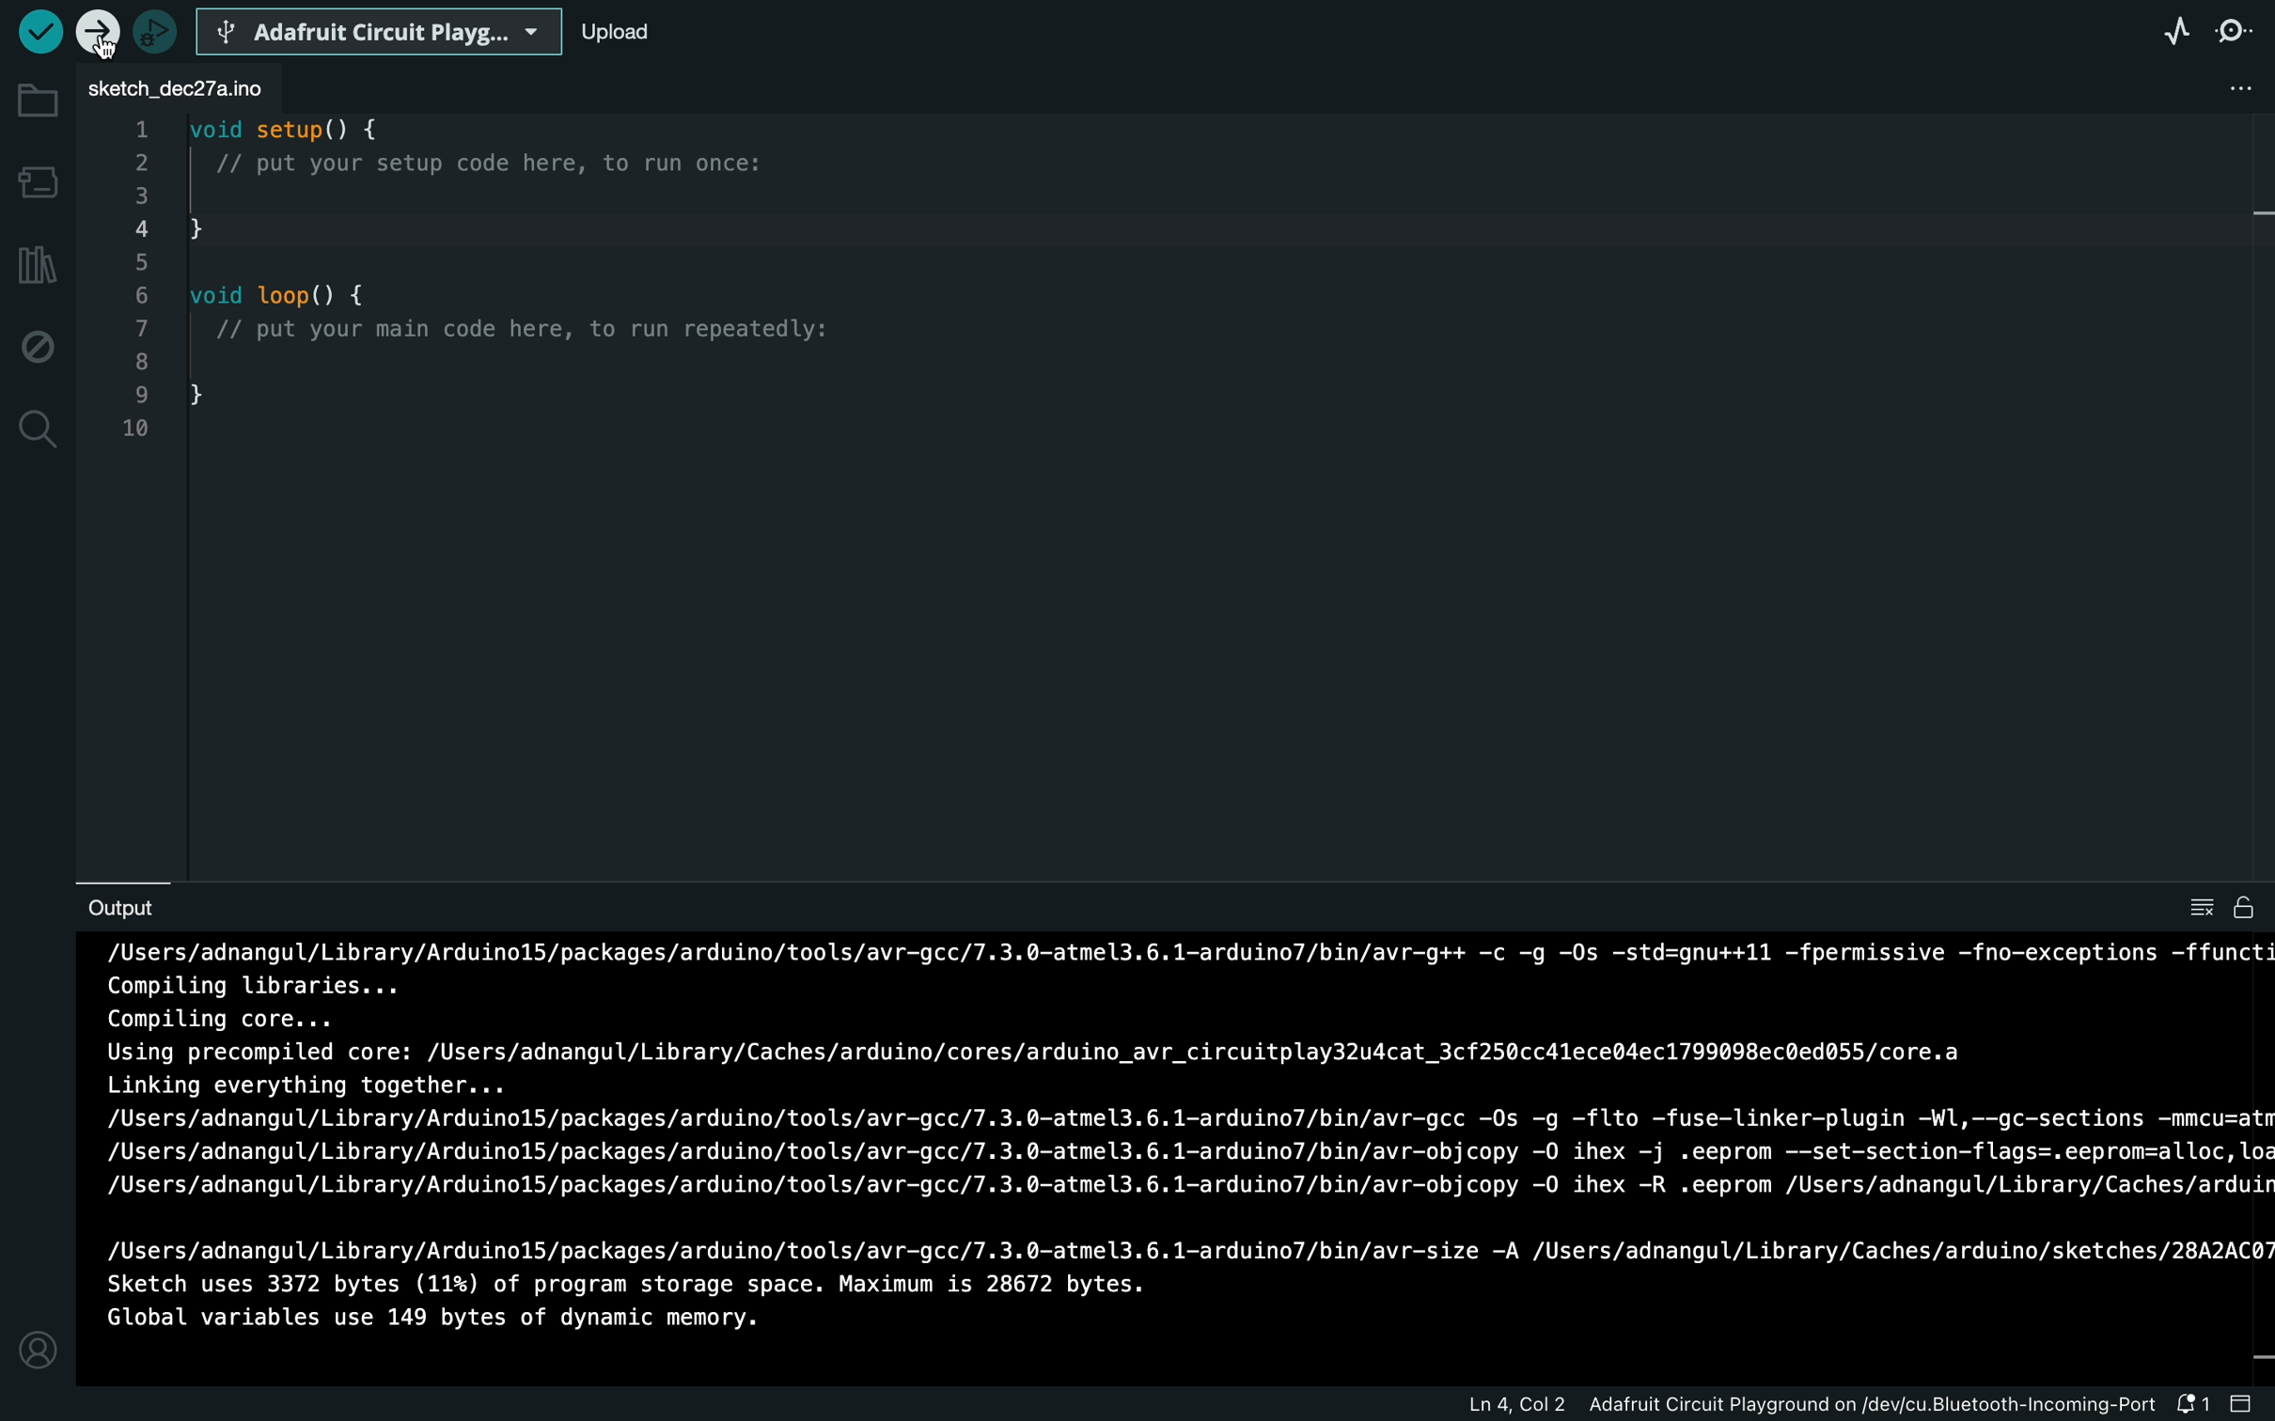 The image size is (2275, 1421). Describe the element at coordinates (2230, 89) in the screenshot. I see `file setting` at that location.